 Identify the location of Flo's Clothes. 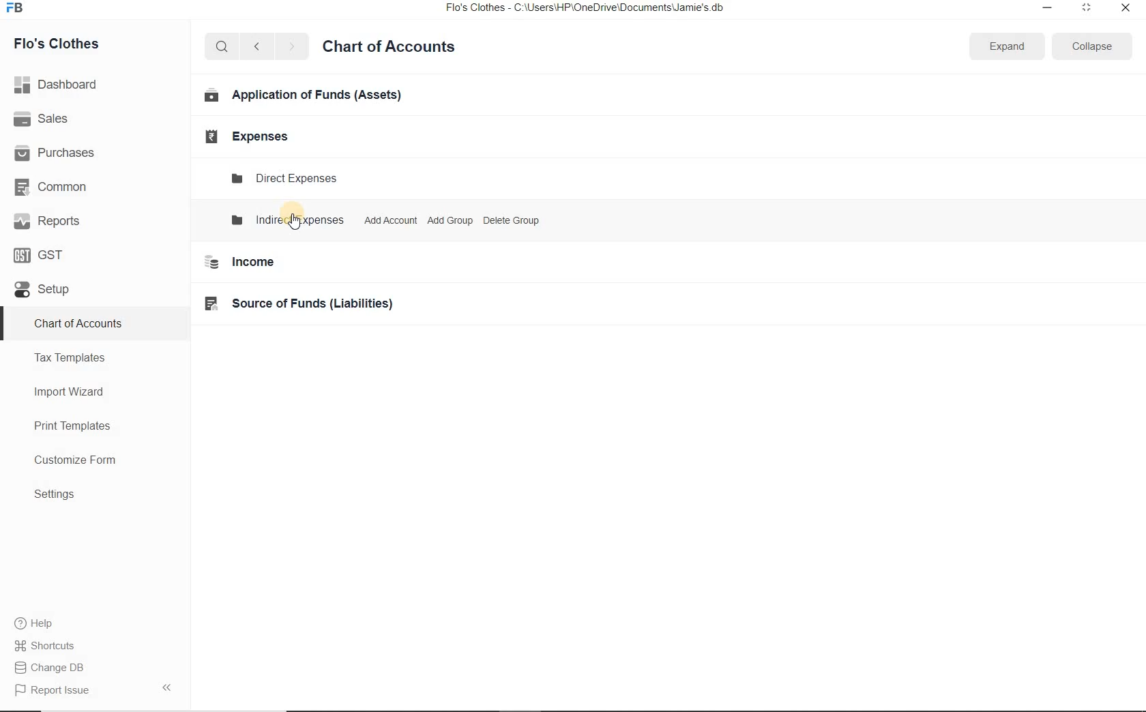
(58, 44).